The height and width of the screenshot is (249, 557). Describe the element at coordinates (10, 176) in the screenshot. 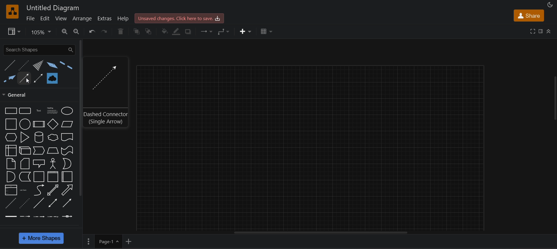

I see `and` at that location.